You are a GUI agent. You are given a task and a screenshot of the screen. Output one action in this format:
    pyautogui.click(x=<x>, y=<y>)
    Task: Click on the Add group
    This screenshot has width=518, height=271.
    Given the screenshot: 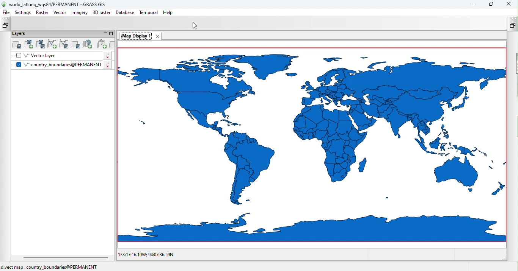 What is the action you would take?
    pyautogui.click(x=101, y=45)
    